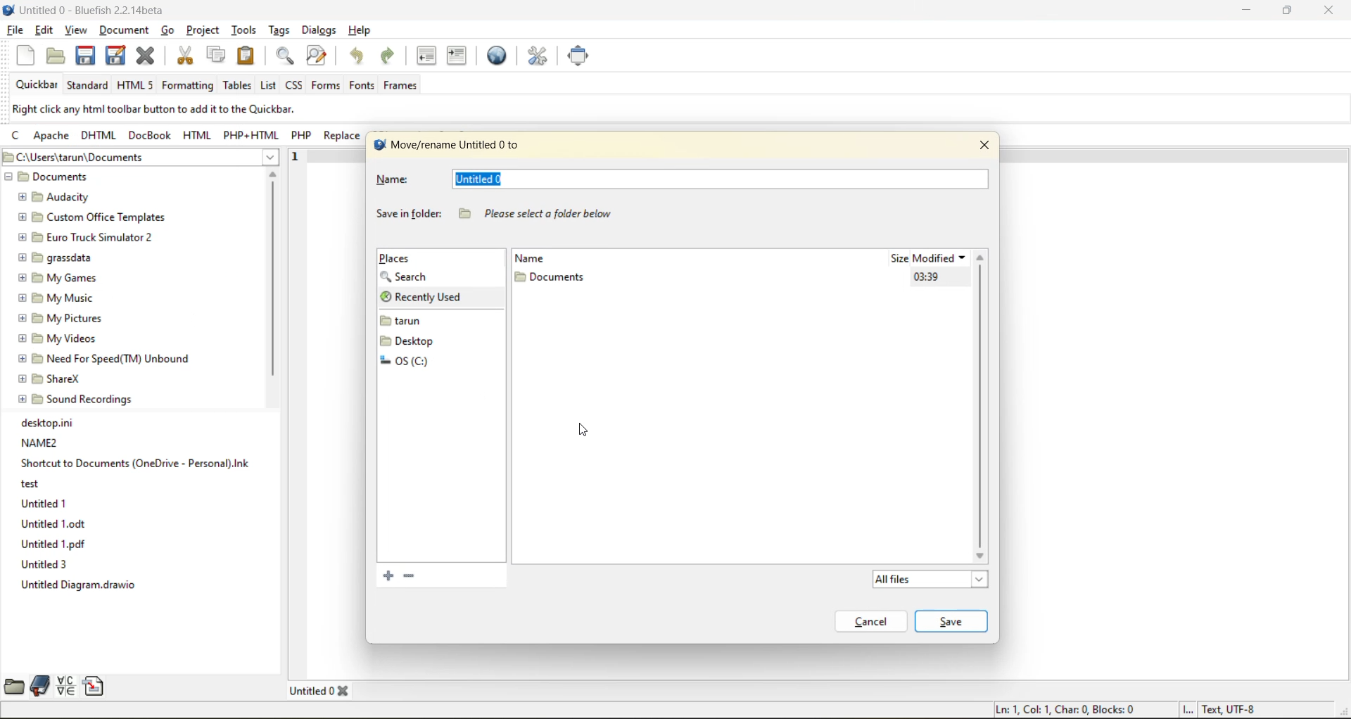 Image resolution: width=1351 pixels, height=719 pixels. Describe the element at coordinates (317, 56) in the screenshot. I see `find and replace` at that location.